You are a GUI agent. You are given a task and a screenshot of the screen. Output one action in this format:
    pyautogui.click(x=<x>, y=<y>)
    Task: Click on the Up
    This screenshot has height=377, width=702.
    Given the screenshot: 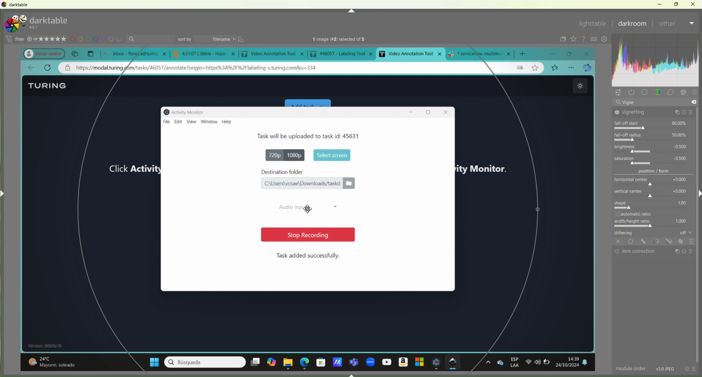 What is the action you would take?
    pyautogui.click(x=351, y=11)
    